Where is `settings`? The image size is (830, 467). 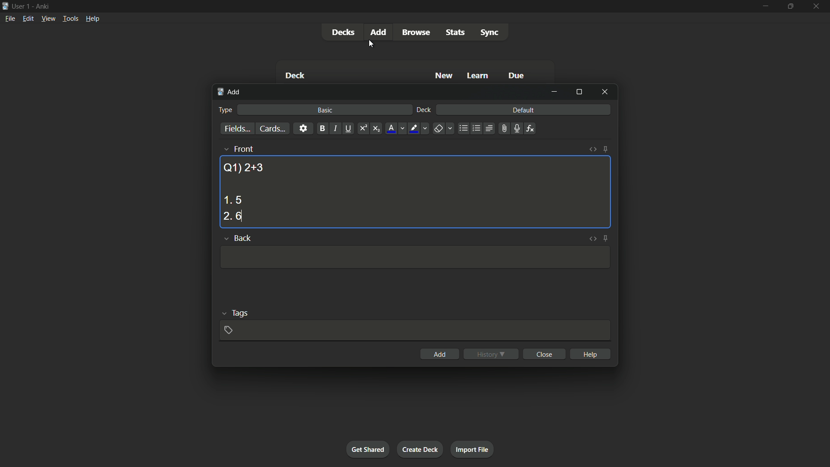 settings is located at coordinates (303, 128).